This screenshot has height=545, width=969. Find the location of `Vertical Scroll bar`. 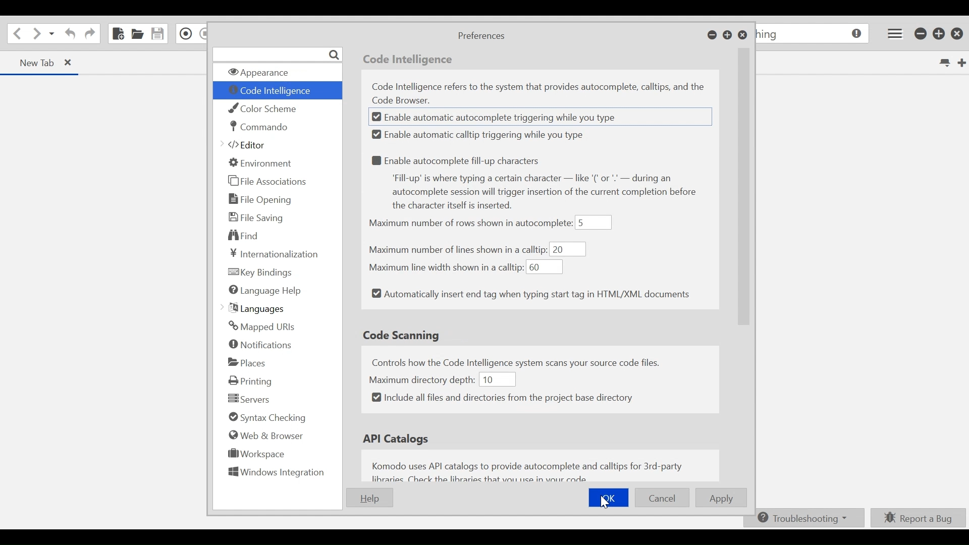

Vertical Scroll bar is located at coordinates (744, 208).